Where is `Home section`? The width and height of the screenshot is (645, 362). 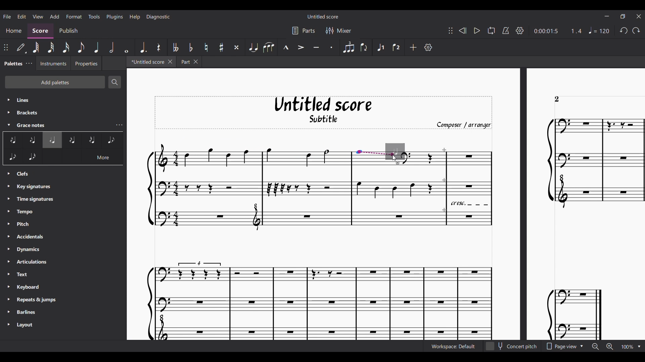 Home section is located at coordinates (14, 32).